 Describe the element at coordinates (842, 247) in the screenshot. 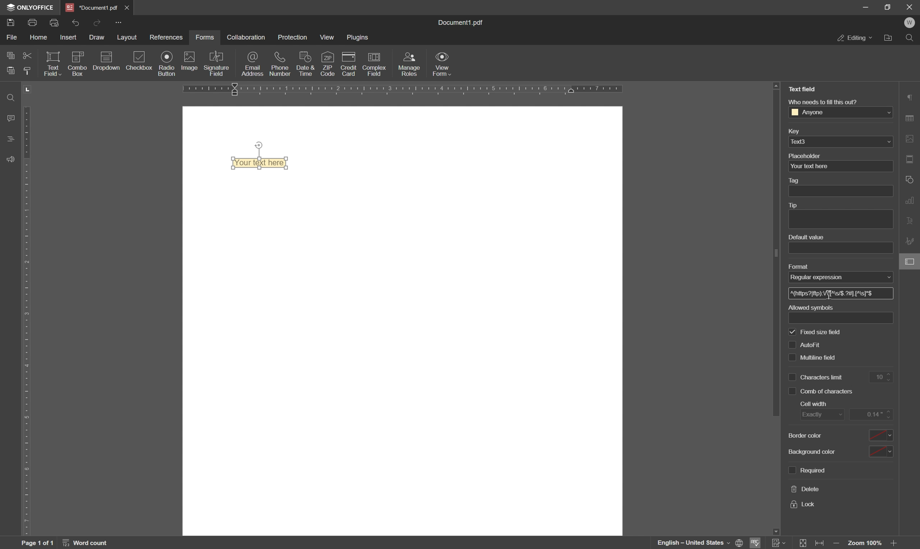

I see `default value textbox` at that location.